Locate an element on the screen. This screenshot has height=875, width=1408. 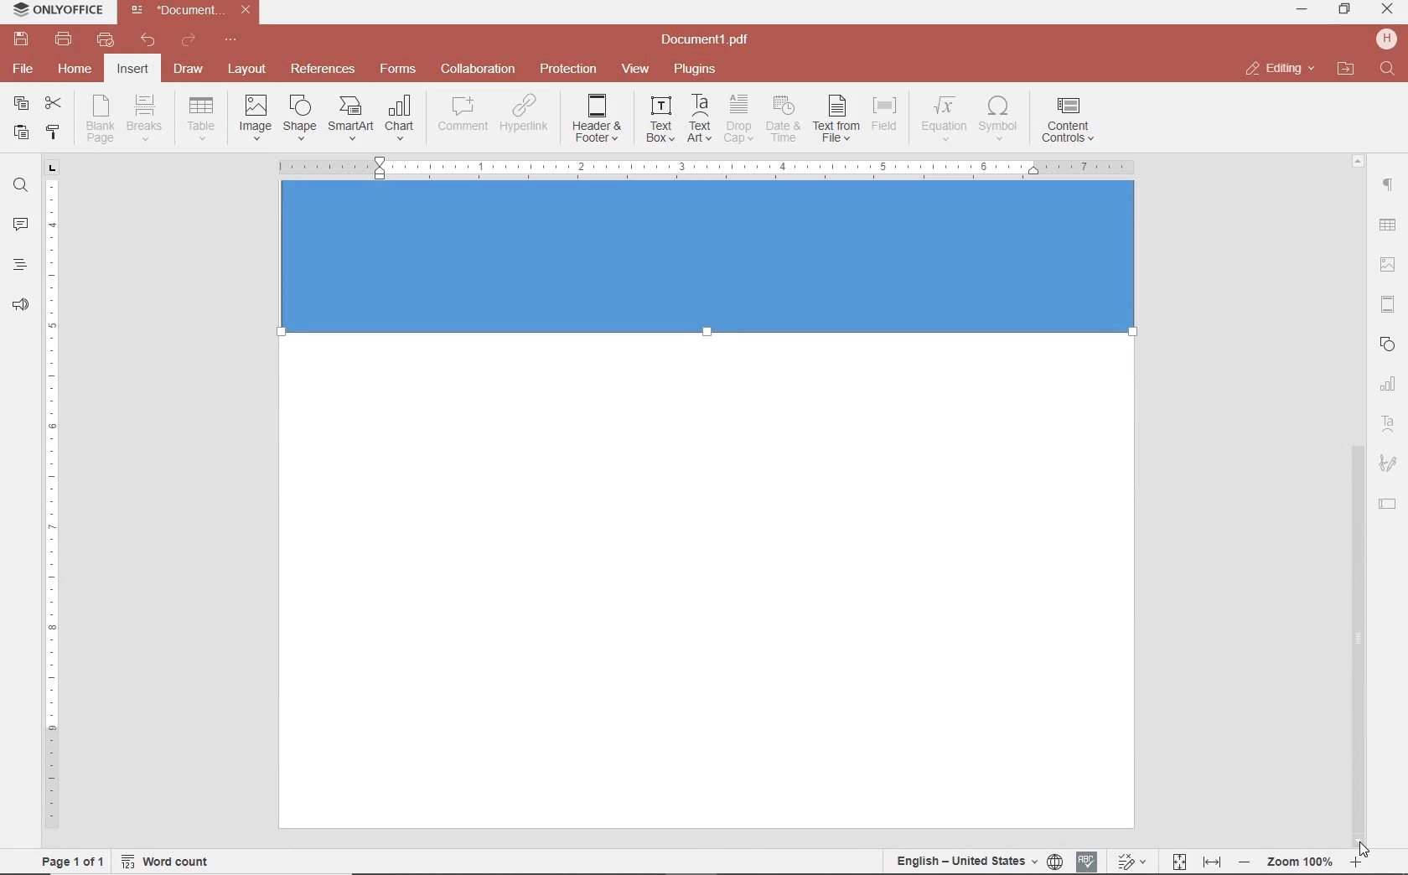
INSERT SMART ART is located at coordinates (351, 117).